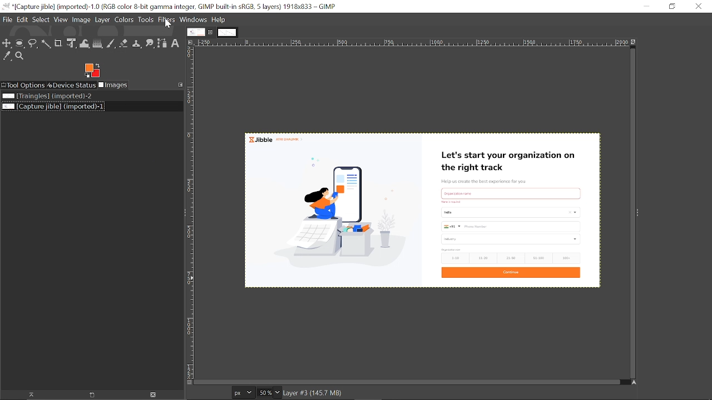 The image size is (712, 400). Describe the element at coordinates (7, 44) in the screenshot. I see `Move tool` at that location.